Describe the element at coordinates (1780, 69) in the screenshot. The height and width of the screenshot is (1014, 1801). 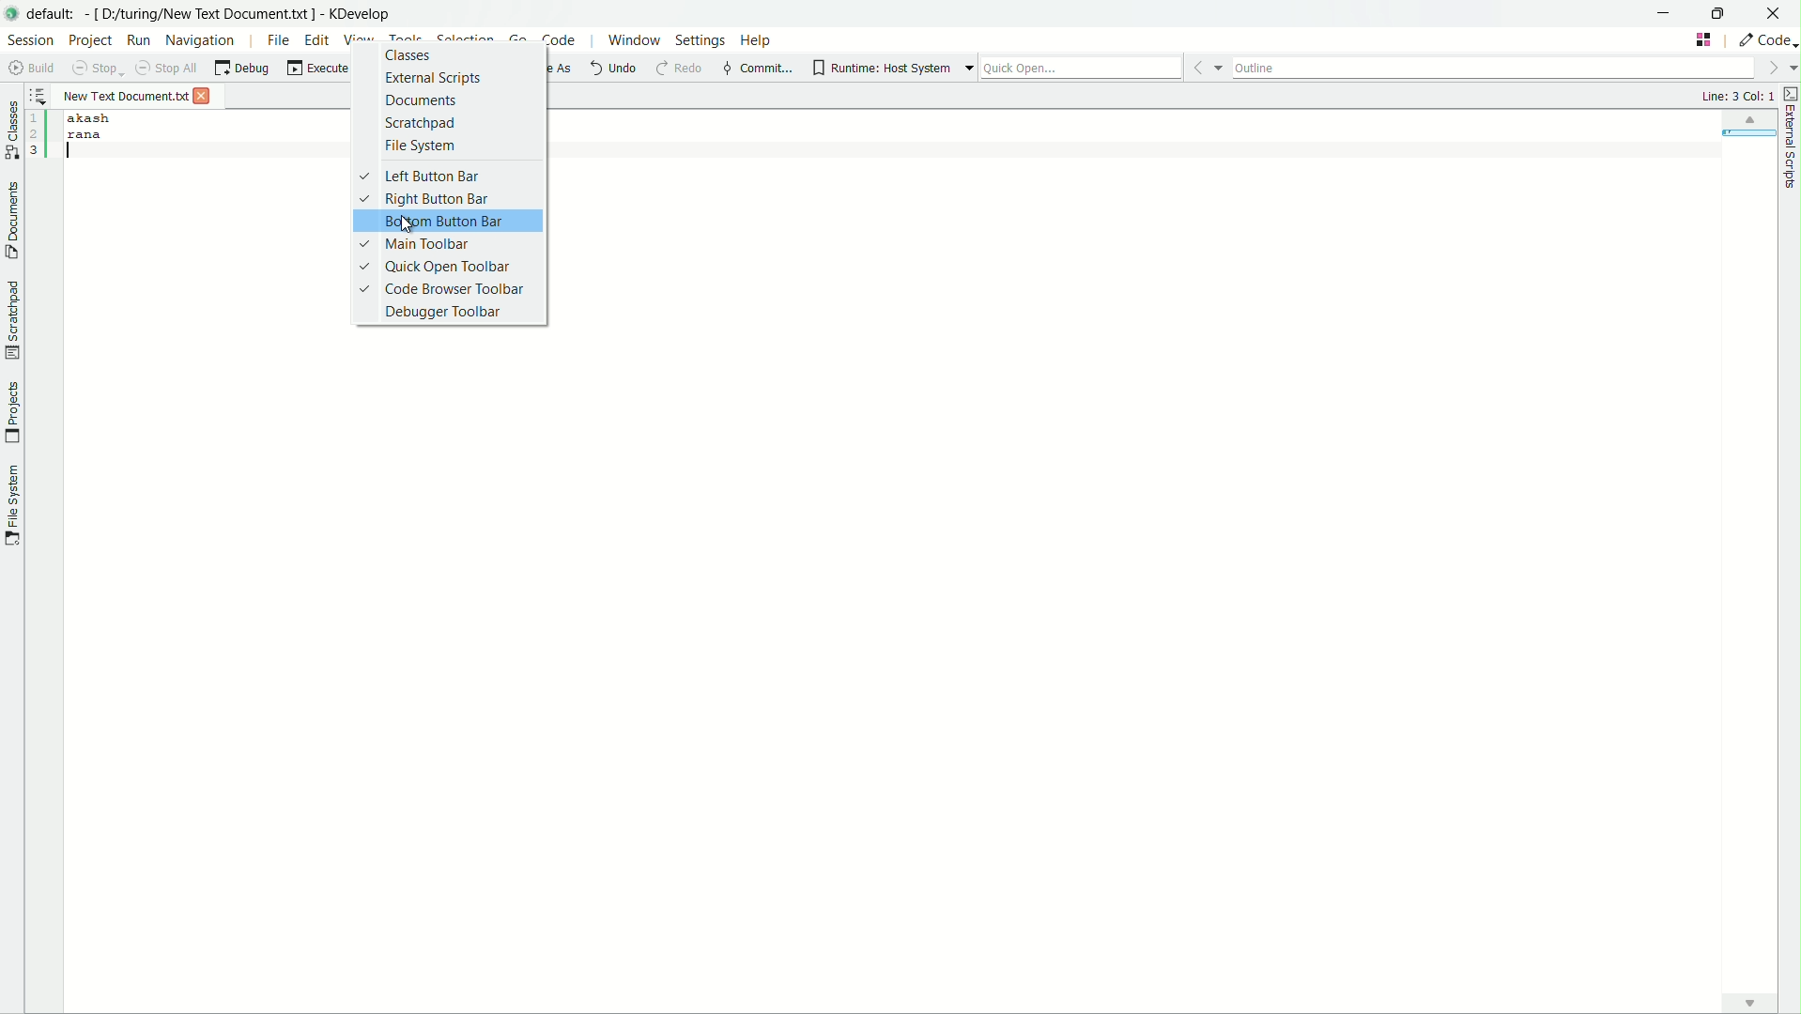
I see `more options` at that location.